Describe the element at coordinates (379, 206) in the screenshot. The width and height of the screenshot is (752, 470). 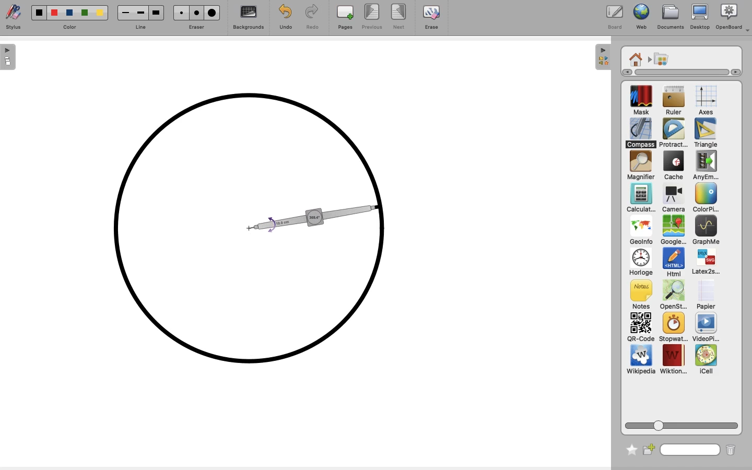
I see `drag to` at that location.